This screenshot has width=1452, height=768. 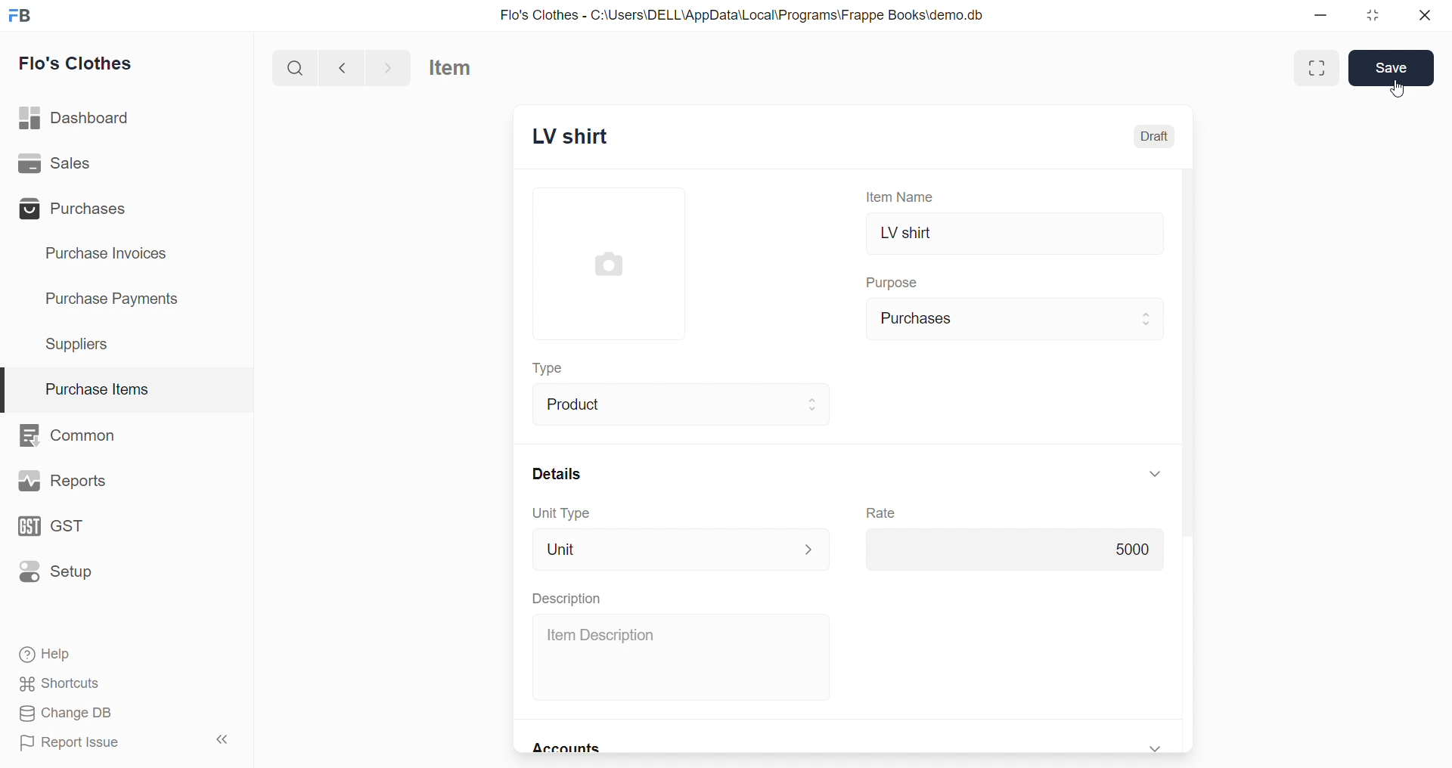 I want to click on 5000, so click(x=1019, y=549).